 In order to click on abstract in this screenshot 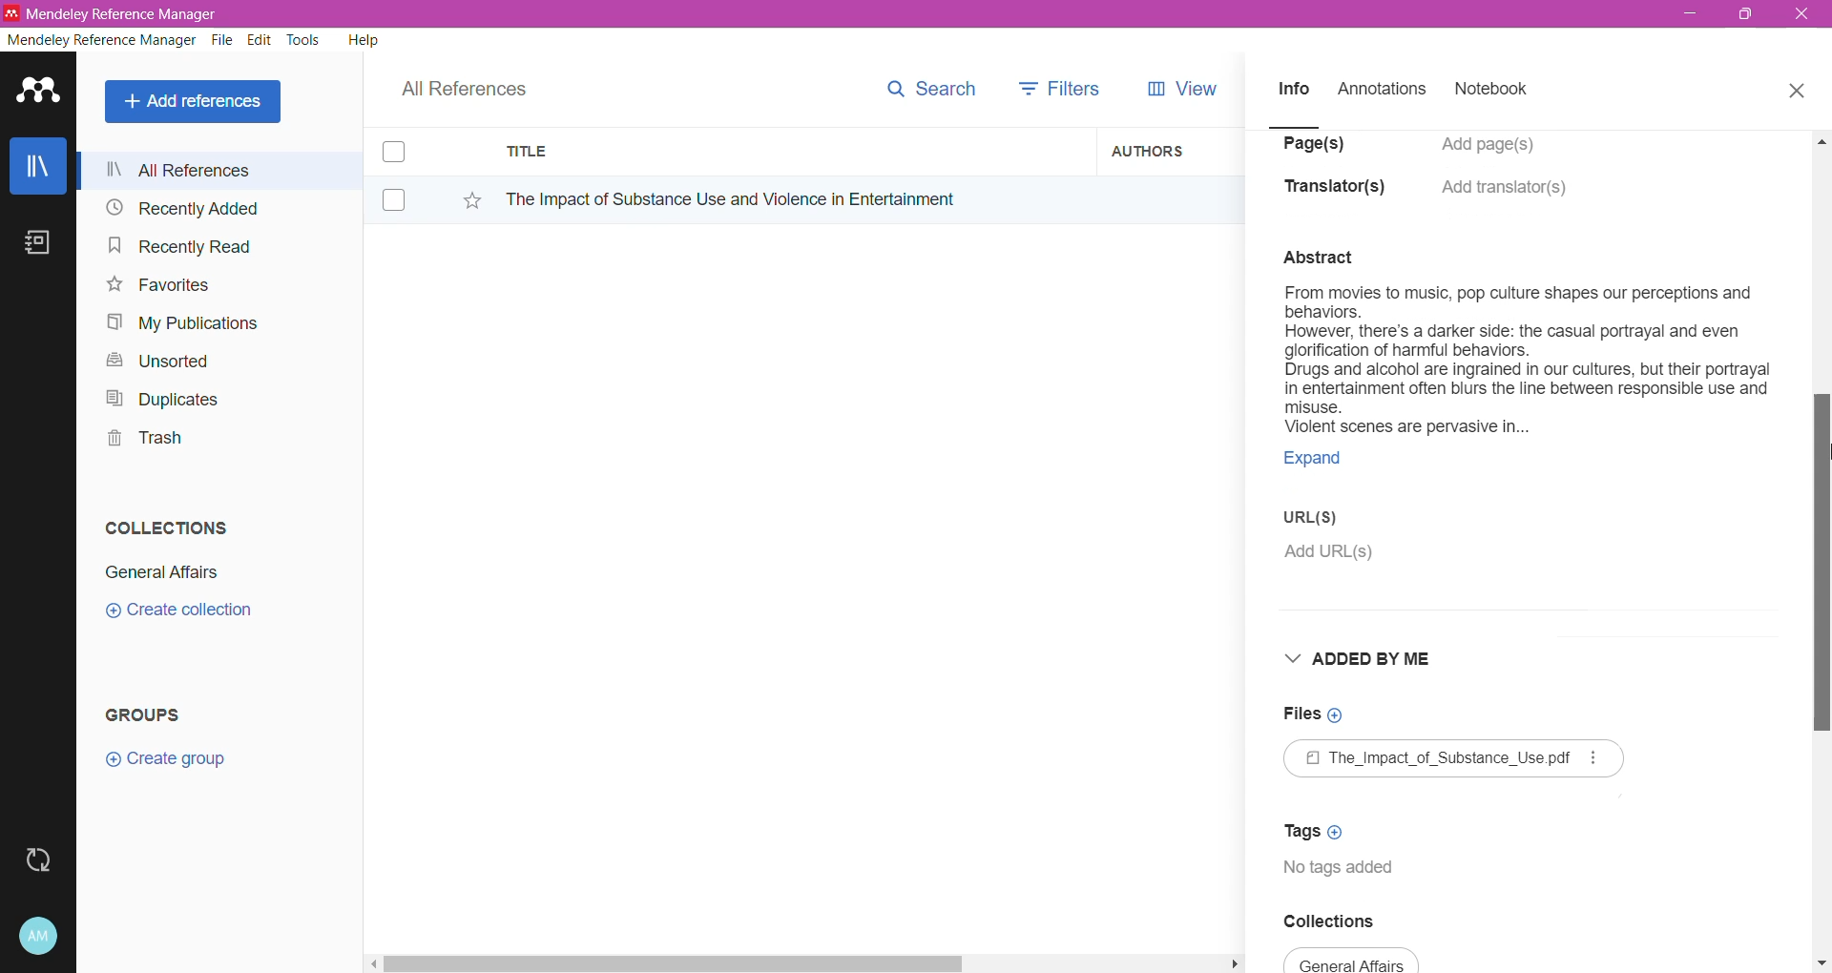, I will do `click(1512, 342)`.